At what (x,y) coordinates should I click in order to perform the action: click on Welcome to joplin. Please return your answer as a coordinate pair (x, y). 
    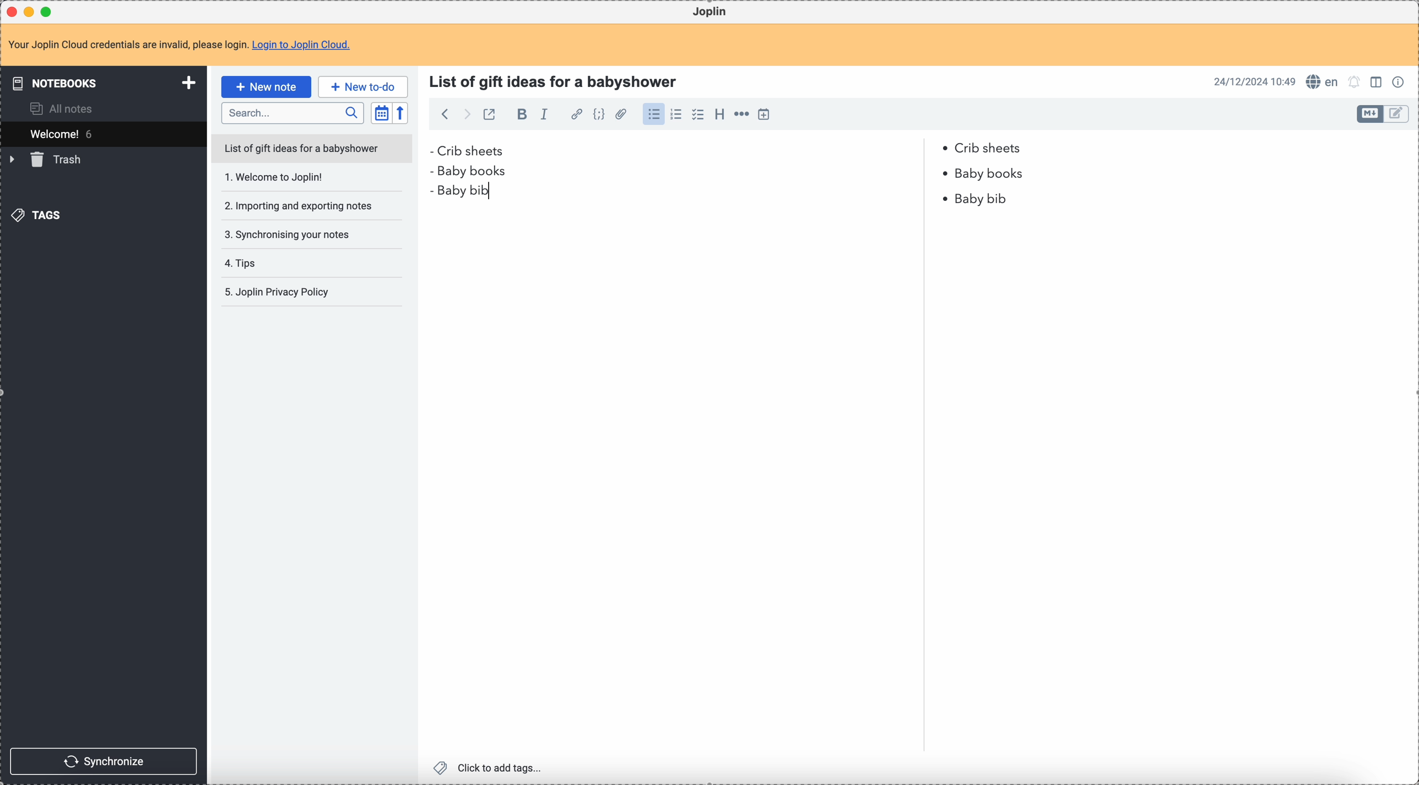
    Looking at the image, I should click on (300, 179).